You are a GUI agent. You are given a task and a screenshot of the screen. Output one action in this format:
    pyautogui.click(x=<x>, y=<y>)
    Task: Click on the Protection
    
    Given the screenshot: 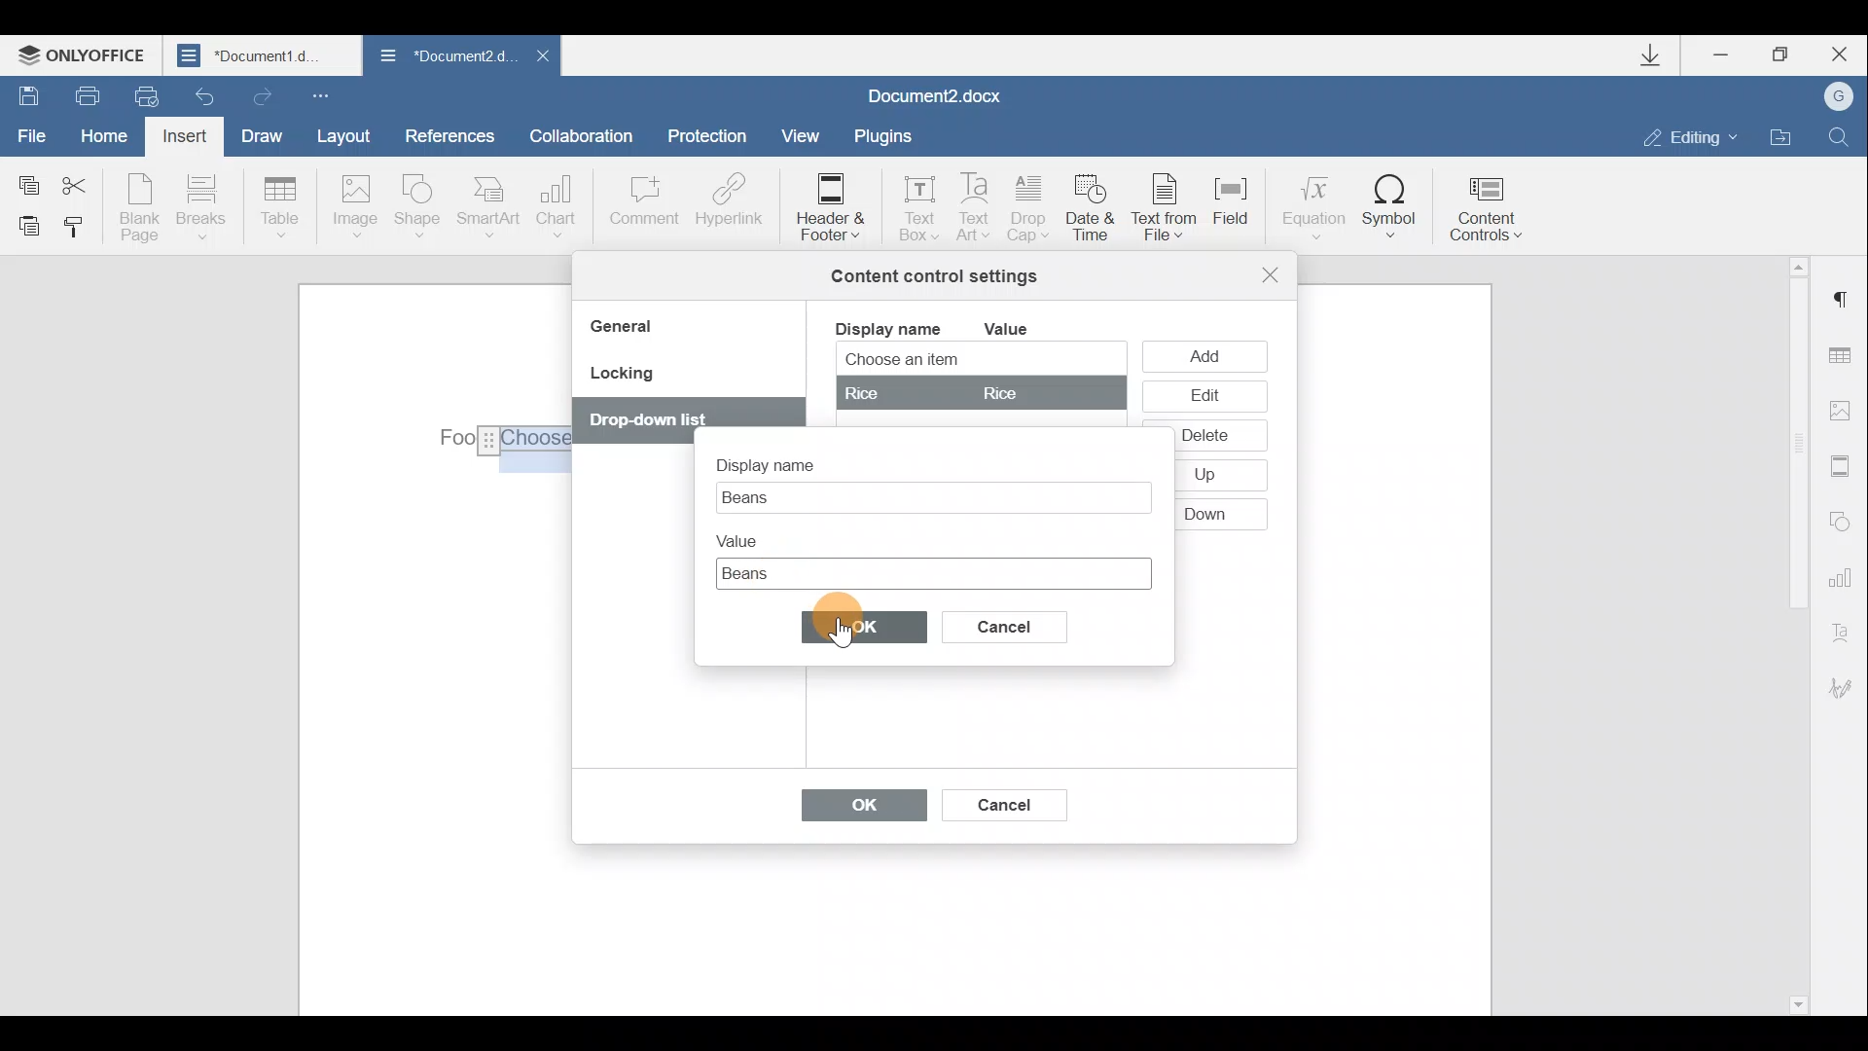 What is the action you would take?
    pyautogui.click(x=712, y=138)
    